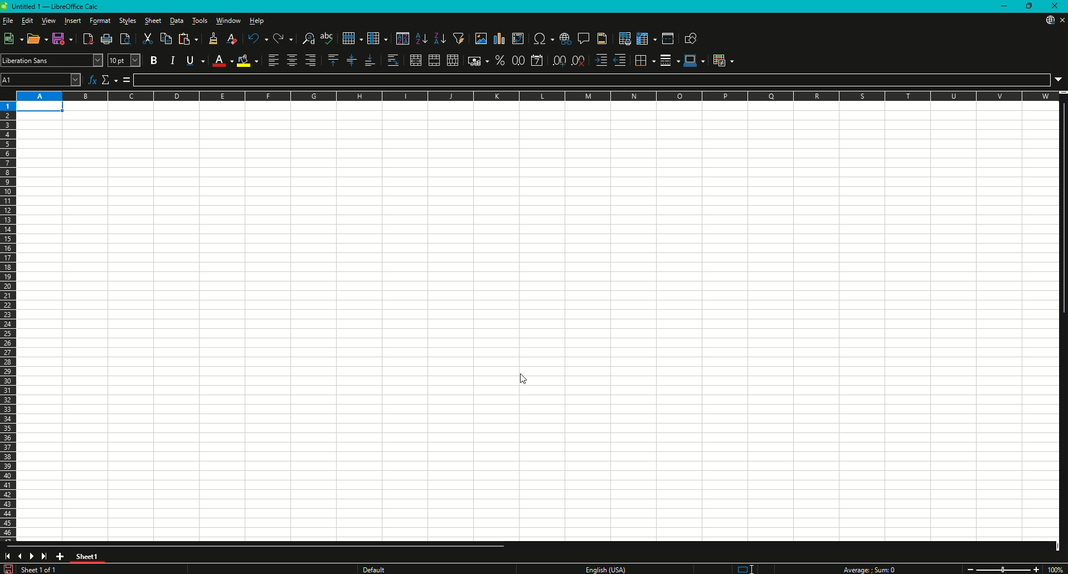 The height and width of the screenshot is (574, 1068). What do you see at coordinates (601, 60) in the screenshot?
I see `Increase Indent` at bounding box center [601, 60].